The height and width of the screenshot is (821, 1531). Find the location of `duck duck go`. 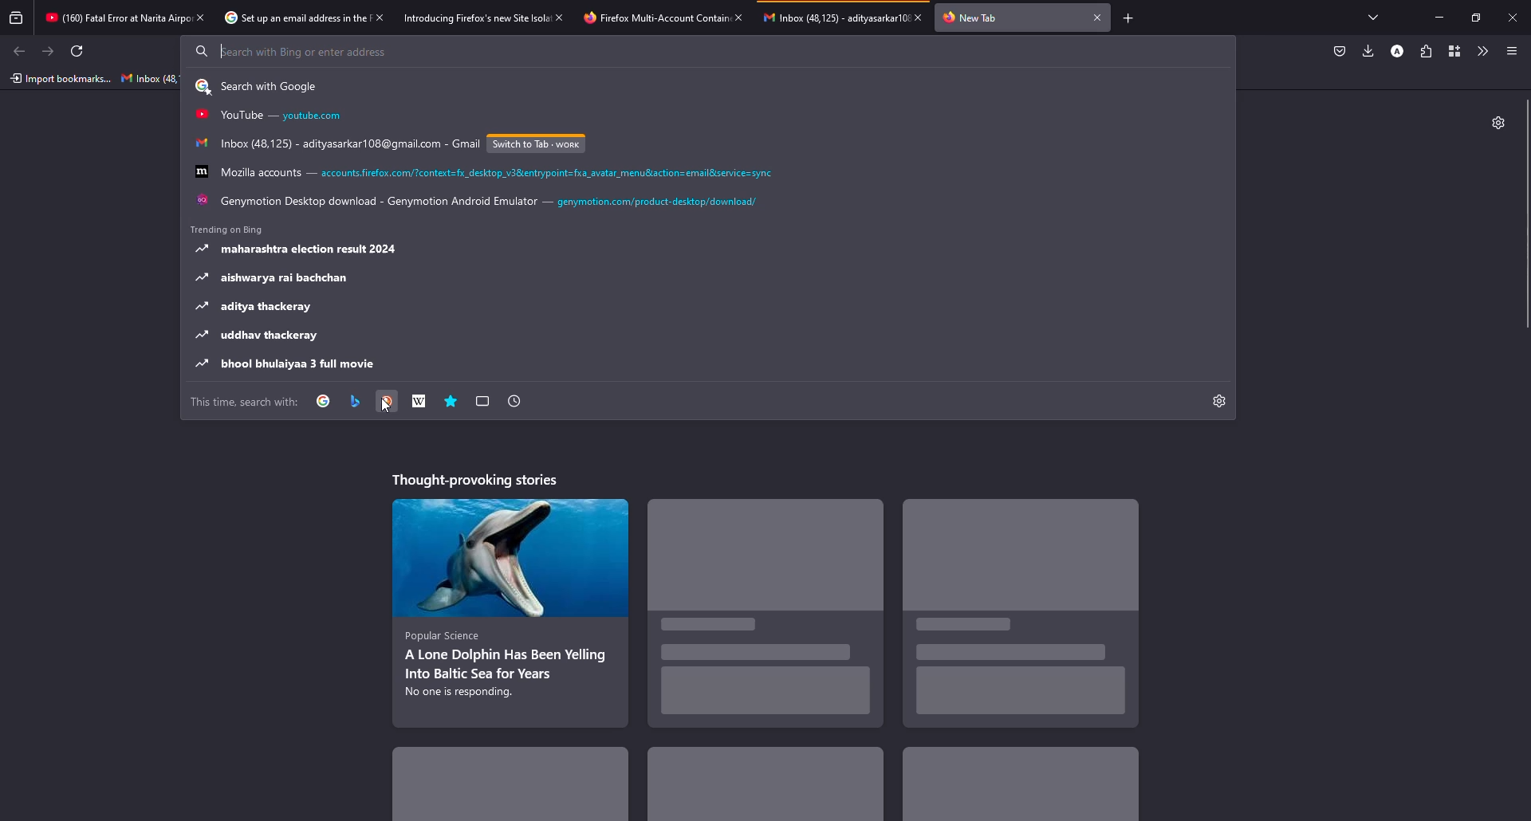

duck duck go is located at coordinates (388, 403).